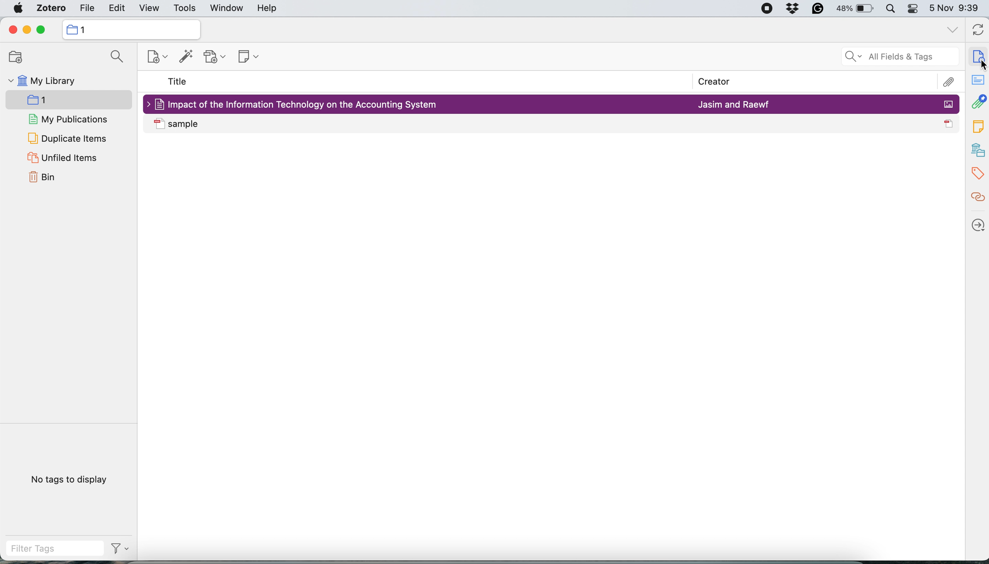 The height and width of the screenshot is (564, 989). Describe the element at coordinates (12, 31) in the screenshot. I see `close` at that location.